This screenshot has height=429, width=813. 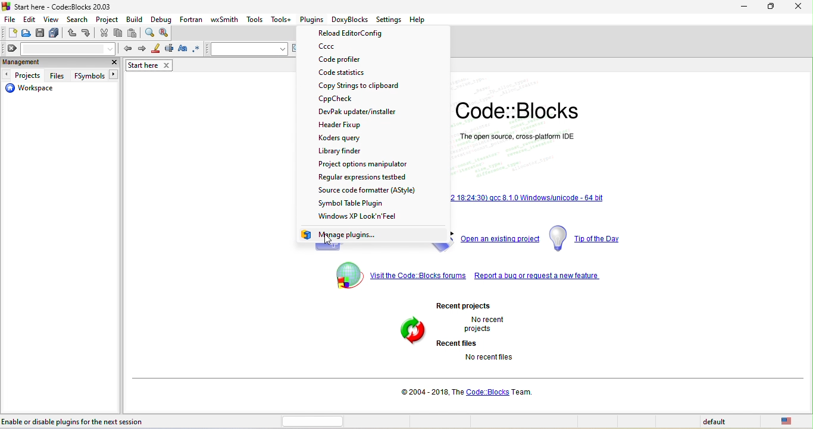 What do you see at coordinates (183, 49) in the screenshot?
I see `match case` at bounding box center [183, 49].